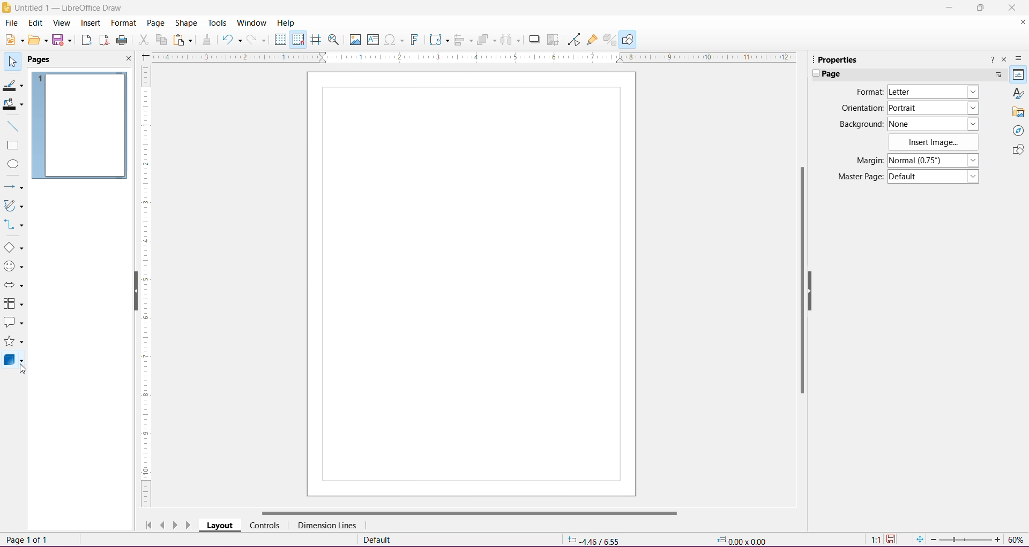 This screenshot has width=1029, height=547. What do you see at coordinates (875, 540) in the screenshot?
I see `Scaling factor of Document` at bounding box center [875, 540].